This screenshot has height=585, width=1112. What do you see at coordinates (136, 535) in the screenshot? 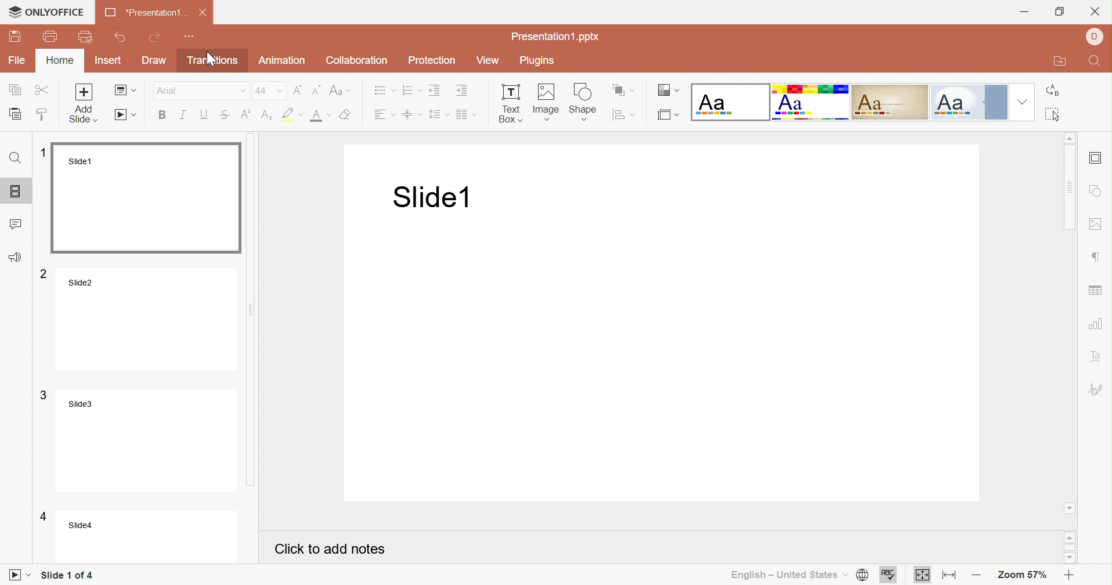
I see `Slide4` at bounding box center [136, 535].